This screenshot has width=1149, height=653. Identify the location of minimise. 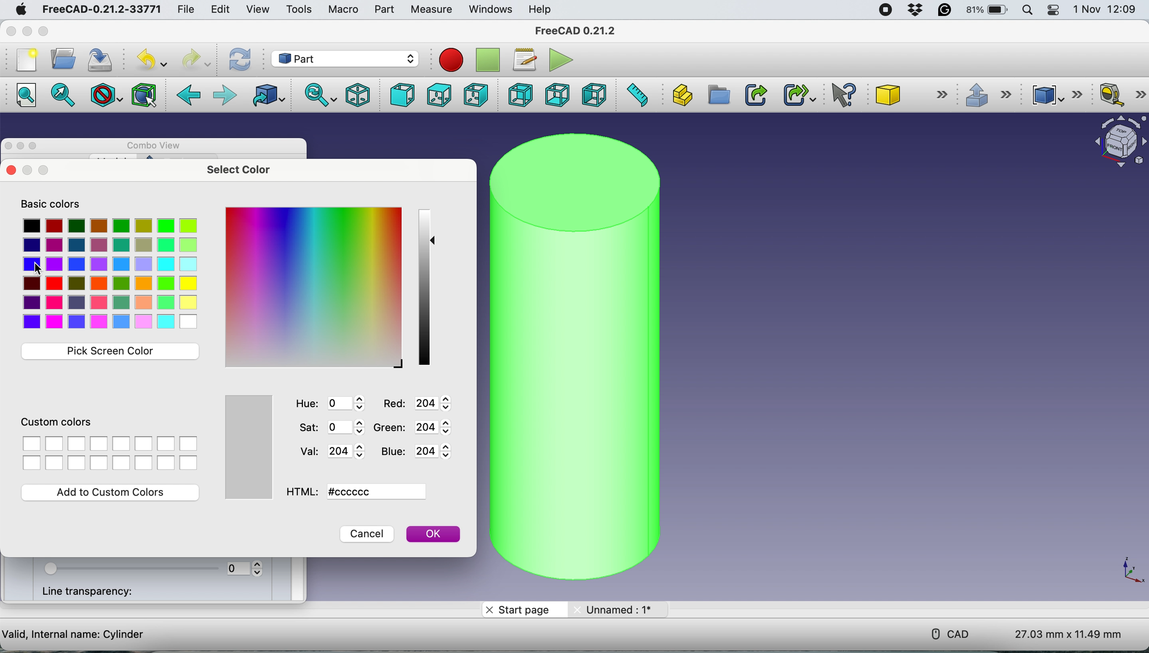
(21, 148).